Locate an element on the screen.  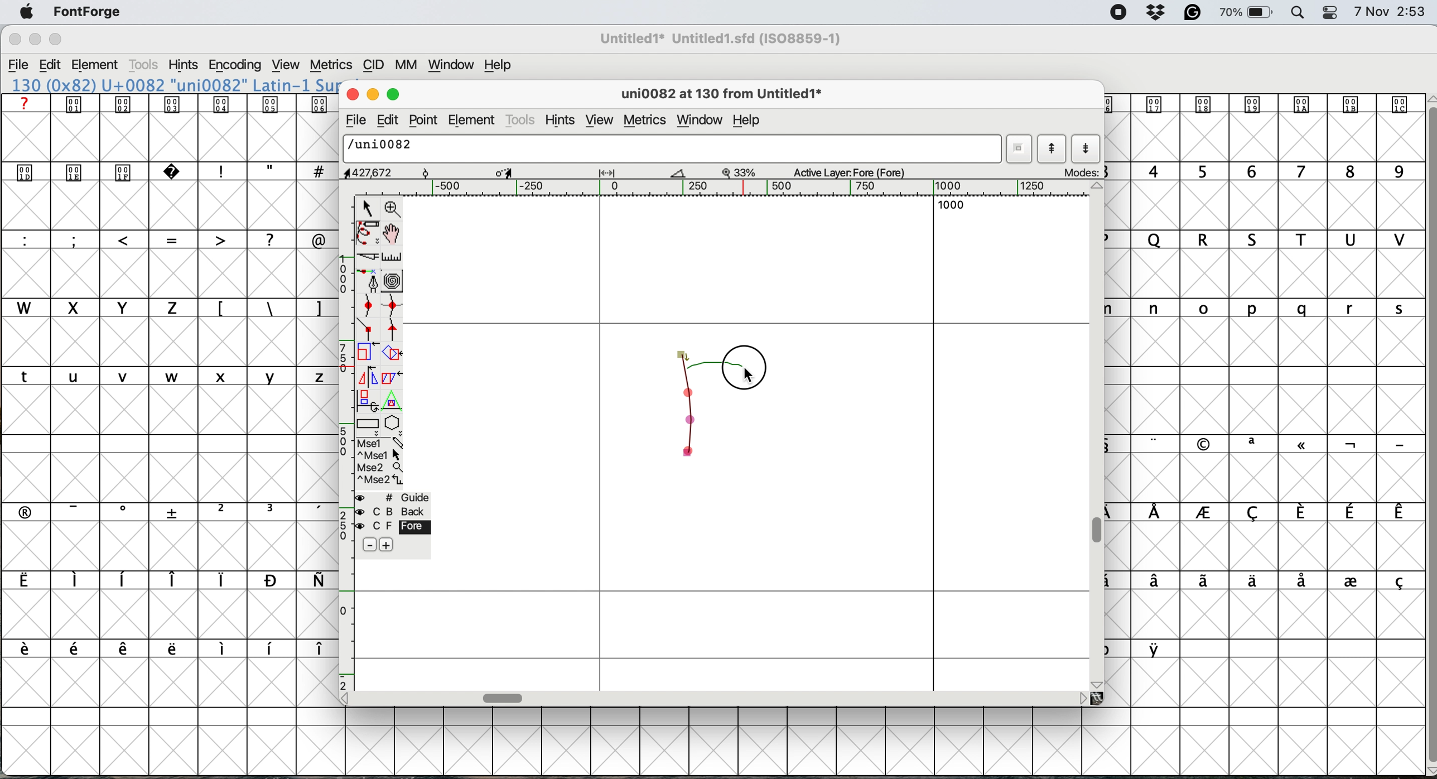
special characters is located at coordinates (1256, 443).